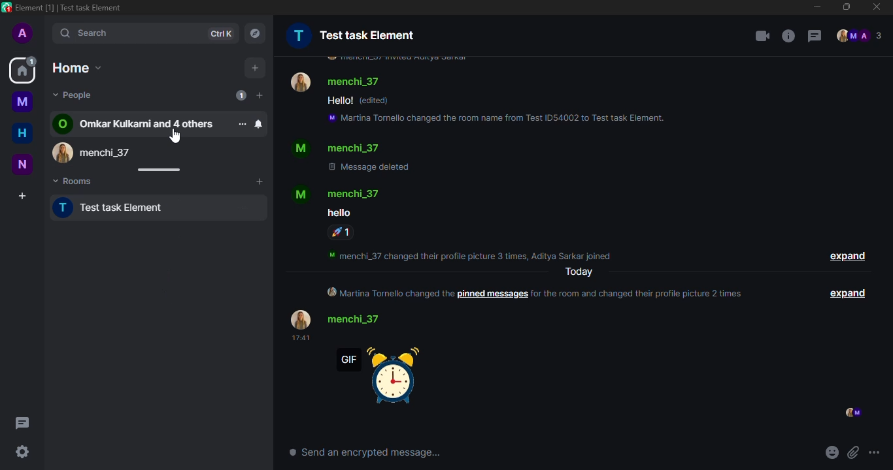  Describe the element at coordinates (470, 256) in the screenshot. I see `menchi_37 changed their profile picture 3 times, aditya sarkar joined` at that location.